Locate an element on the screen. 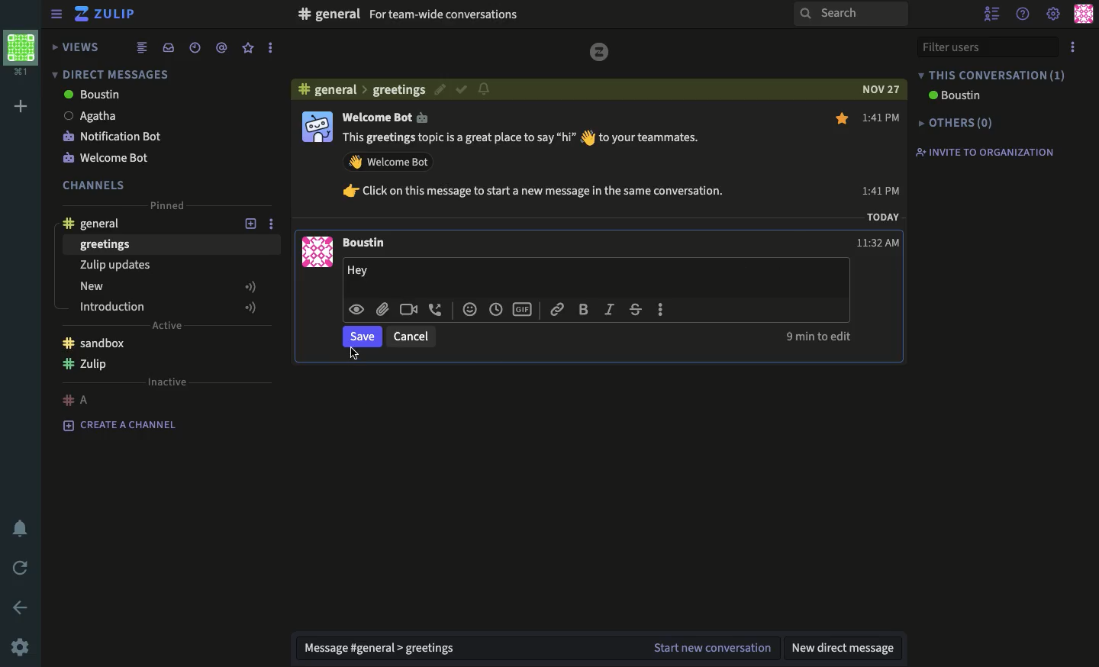 This screenshot has width=1099, height=667. time is located at coordinates (495, 308).